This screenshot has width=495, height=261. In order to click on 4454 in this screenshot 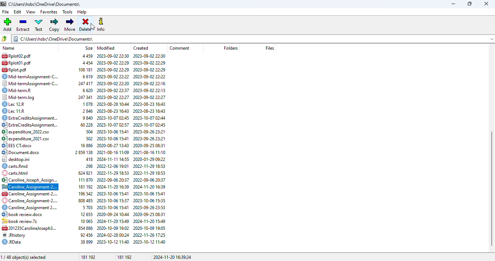, I will do `click(86, 63)`.